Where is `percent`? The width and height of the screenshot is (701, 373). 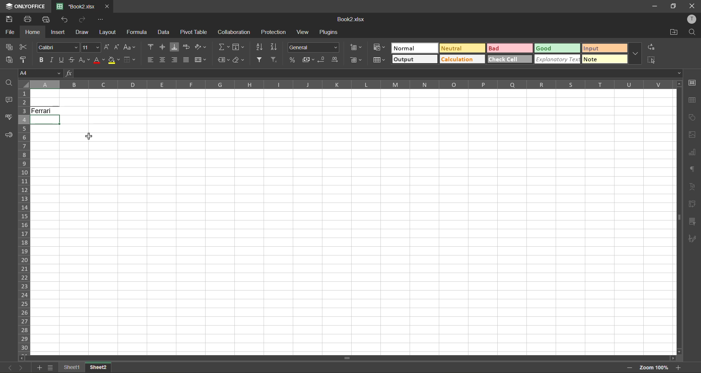 percent is located at coordinates (293, 59).